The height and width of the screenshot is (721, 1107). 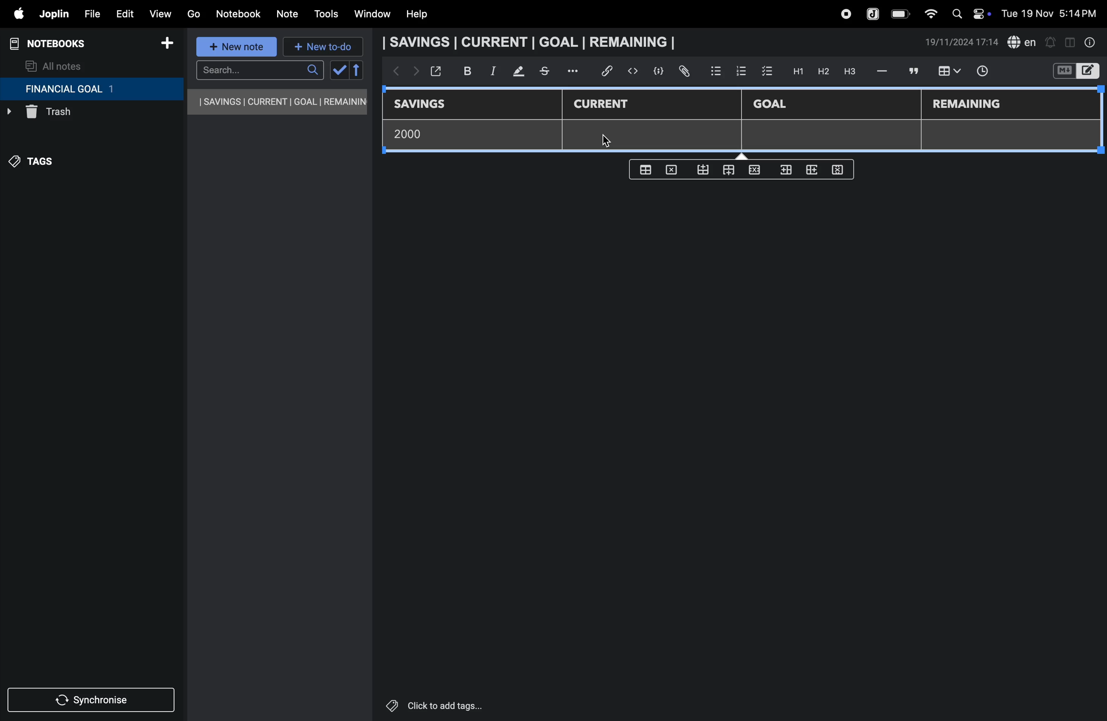 I want to click on date and time, so click(x=962, y=42).